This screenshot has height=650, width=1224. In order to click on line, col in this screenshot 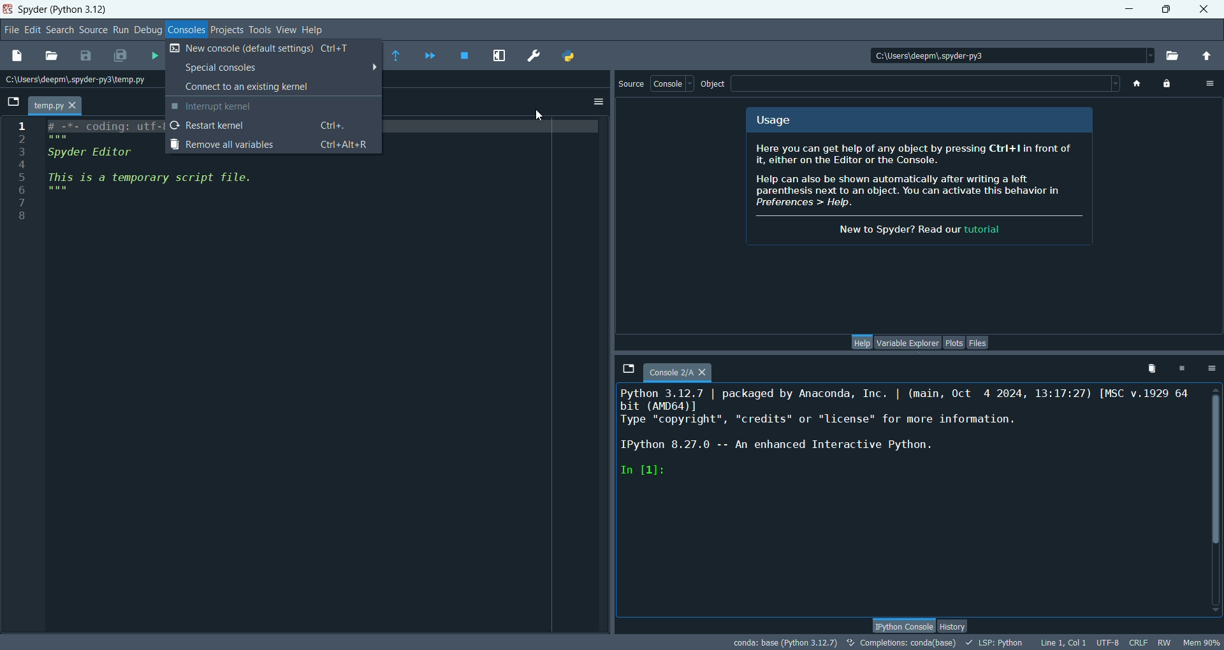, I will do `click(1064, 642)`.